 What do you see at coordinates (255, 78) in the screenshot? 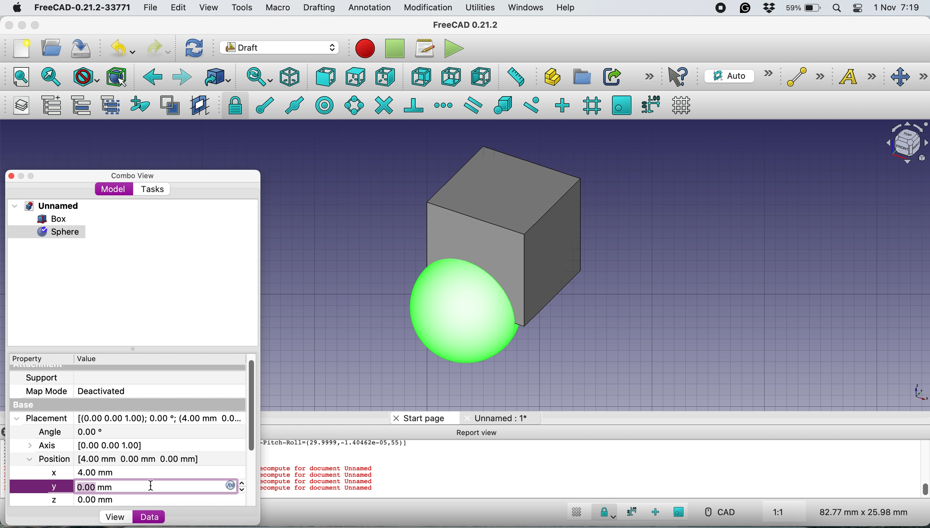
I see `sync view` at bounding box center [255, 78].